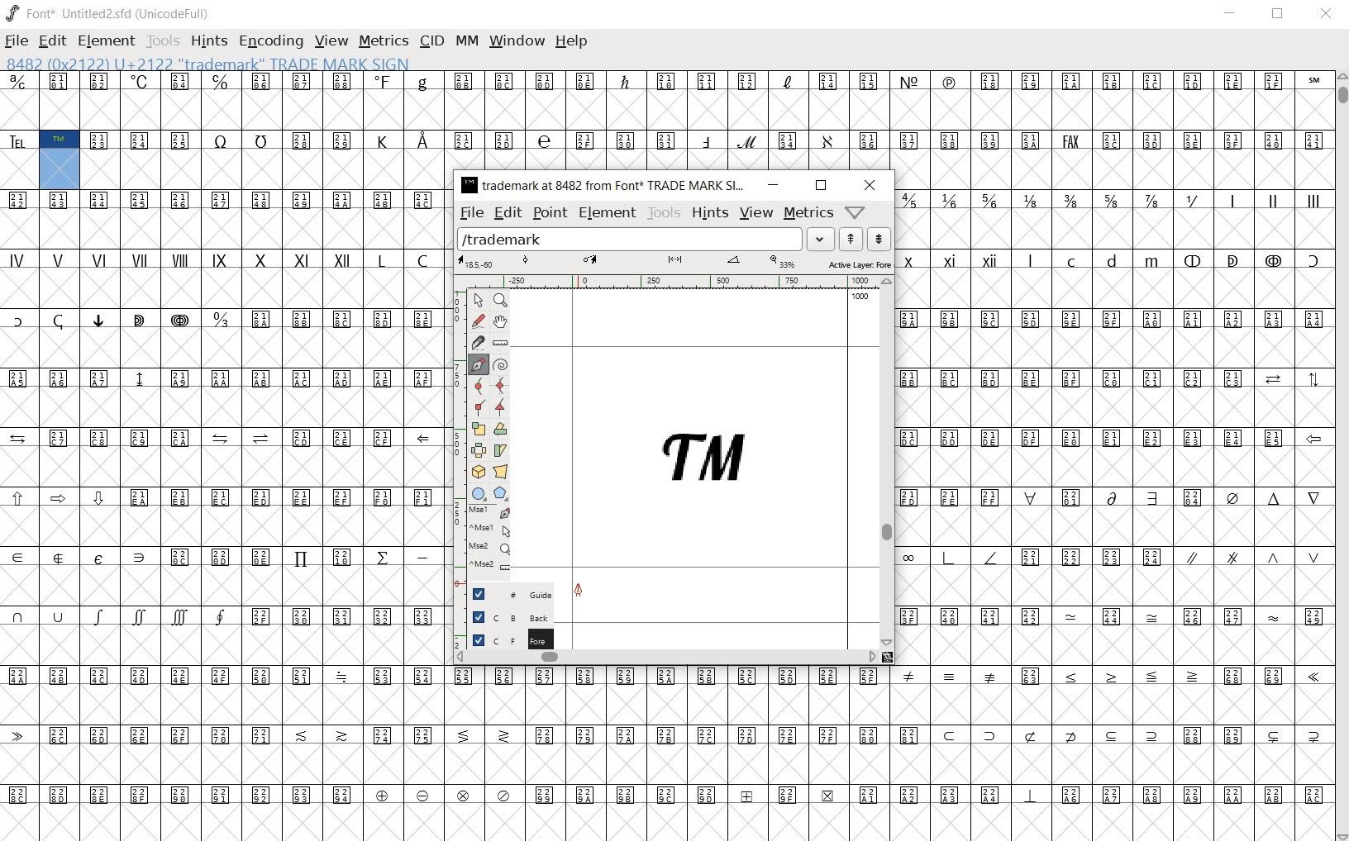 The image size is (1349, 841). I want to click on cut splines in two, so click(476, 342).